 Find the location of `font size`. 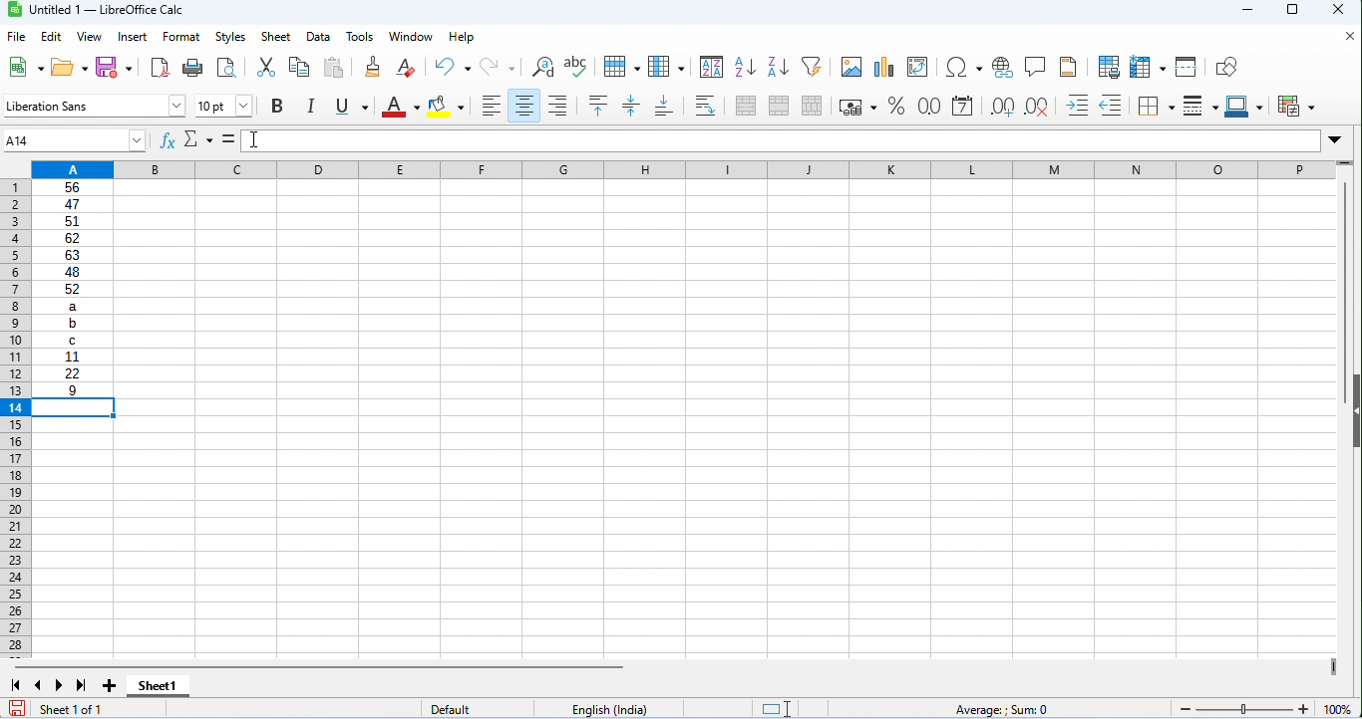

font size is located at coordinates (224, 106).